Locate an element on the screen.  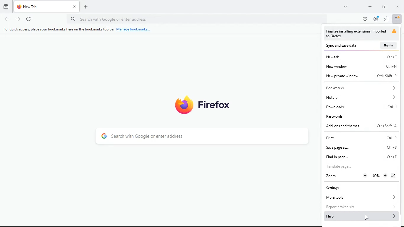
sign in is located at coordinates (389, 45).